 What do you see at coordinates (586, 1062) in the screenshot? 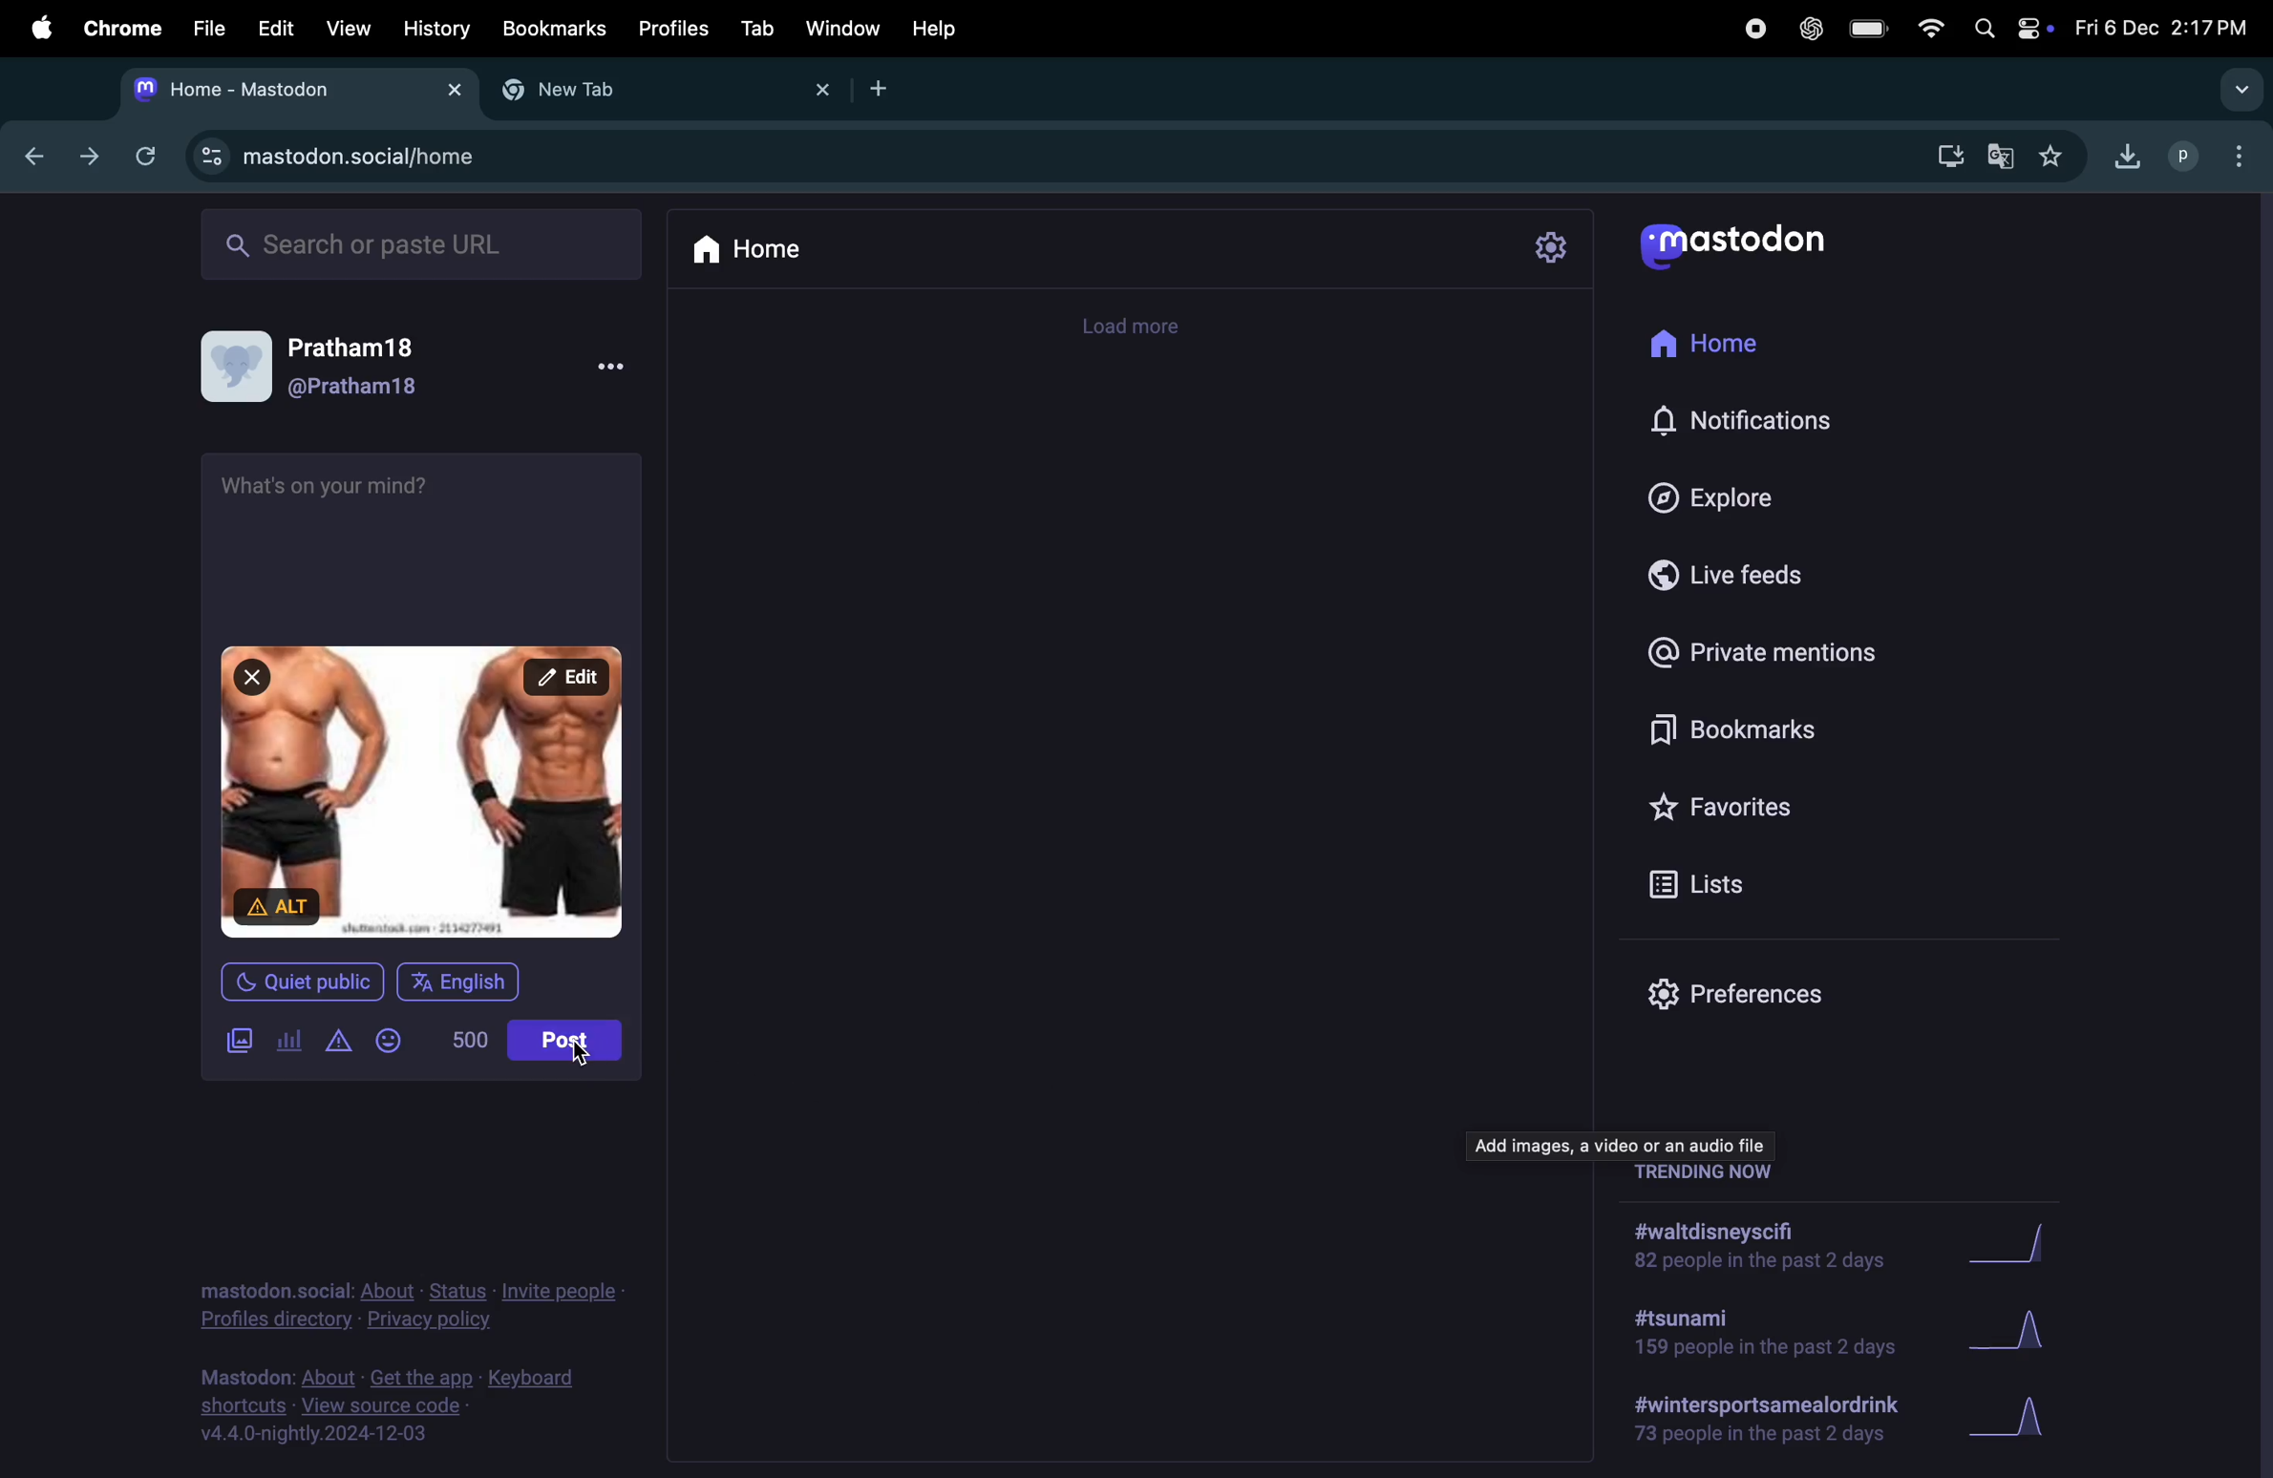
I see `cursor` at bounding box center [586, 1062].